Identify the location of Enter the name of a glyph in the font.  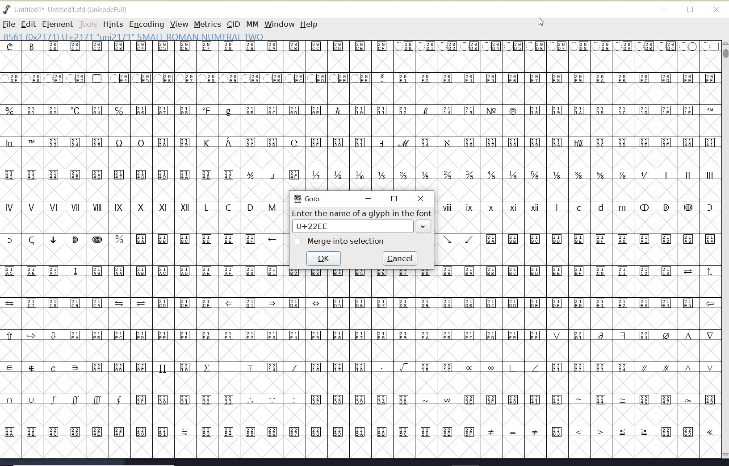
(362, 213).